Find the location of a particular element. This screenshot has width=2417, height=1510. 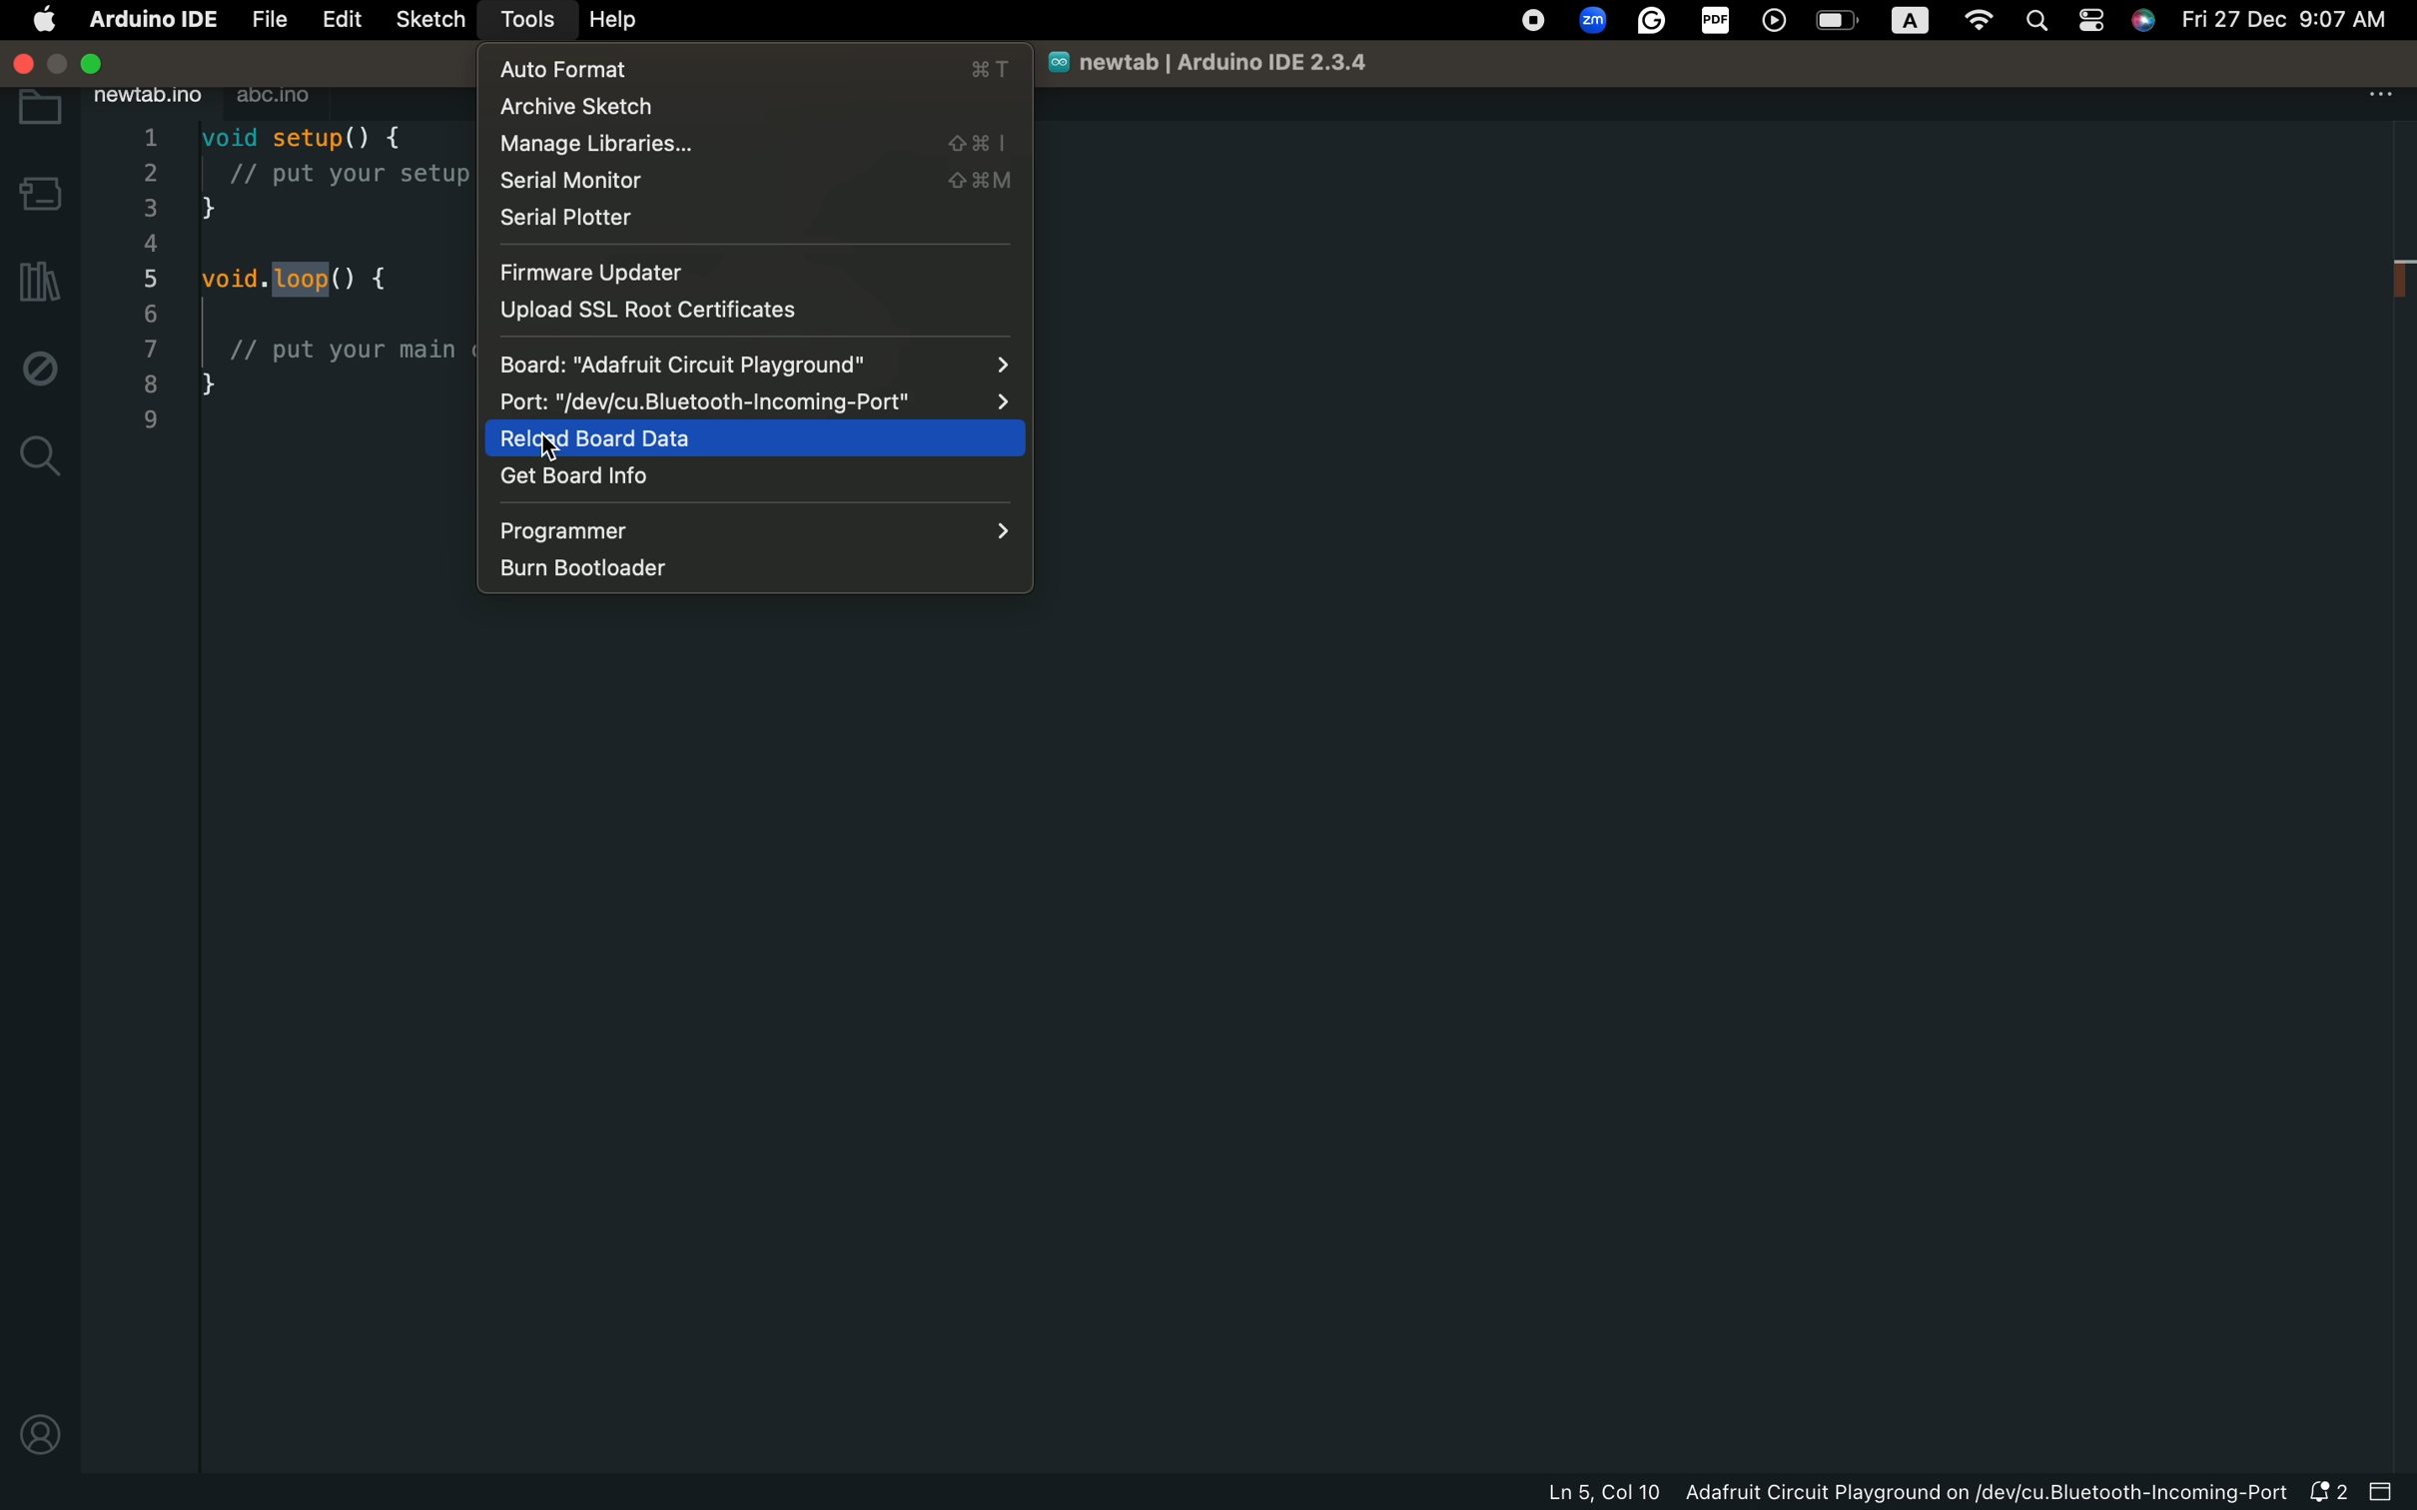

archive sketch is located at coordinates (747, 108).